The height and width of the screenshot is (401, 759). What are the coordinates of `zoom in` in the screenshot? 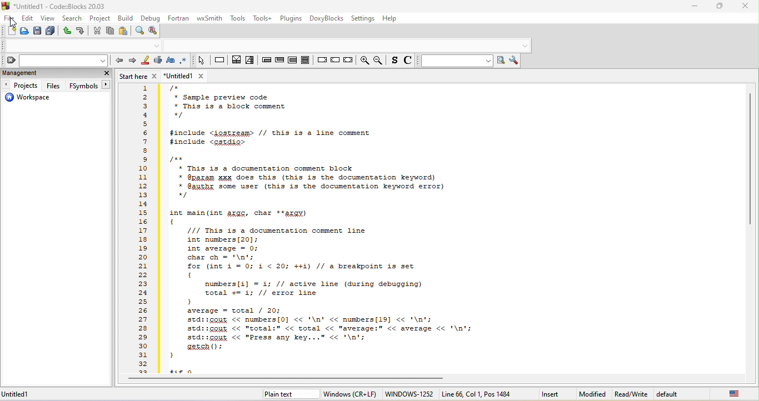 It's located at (364, 60).